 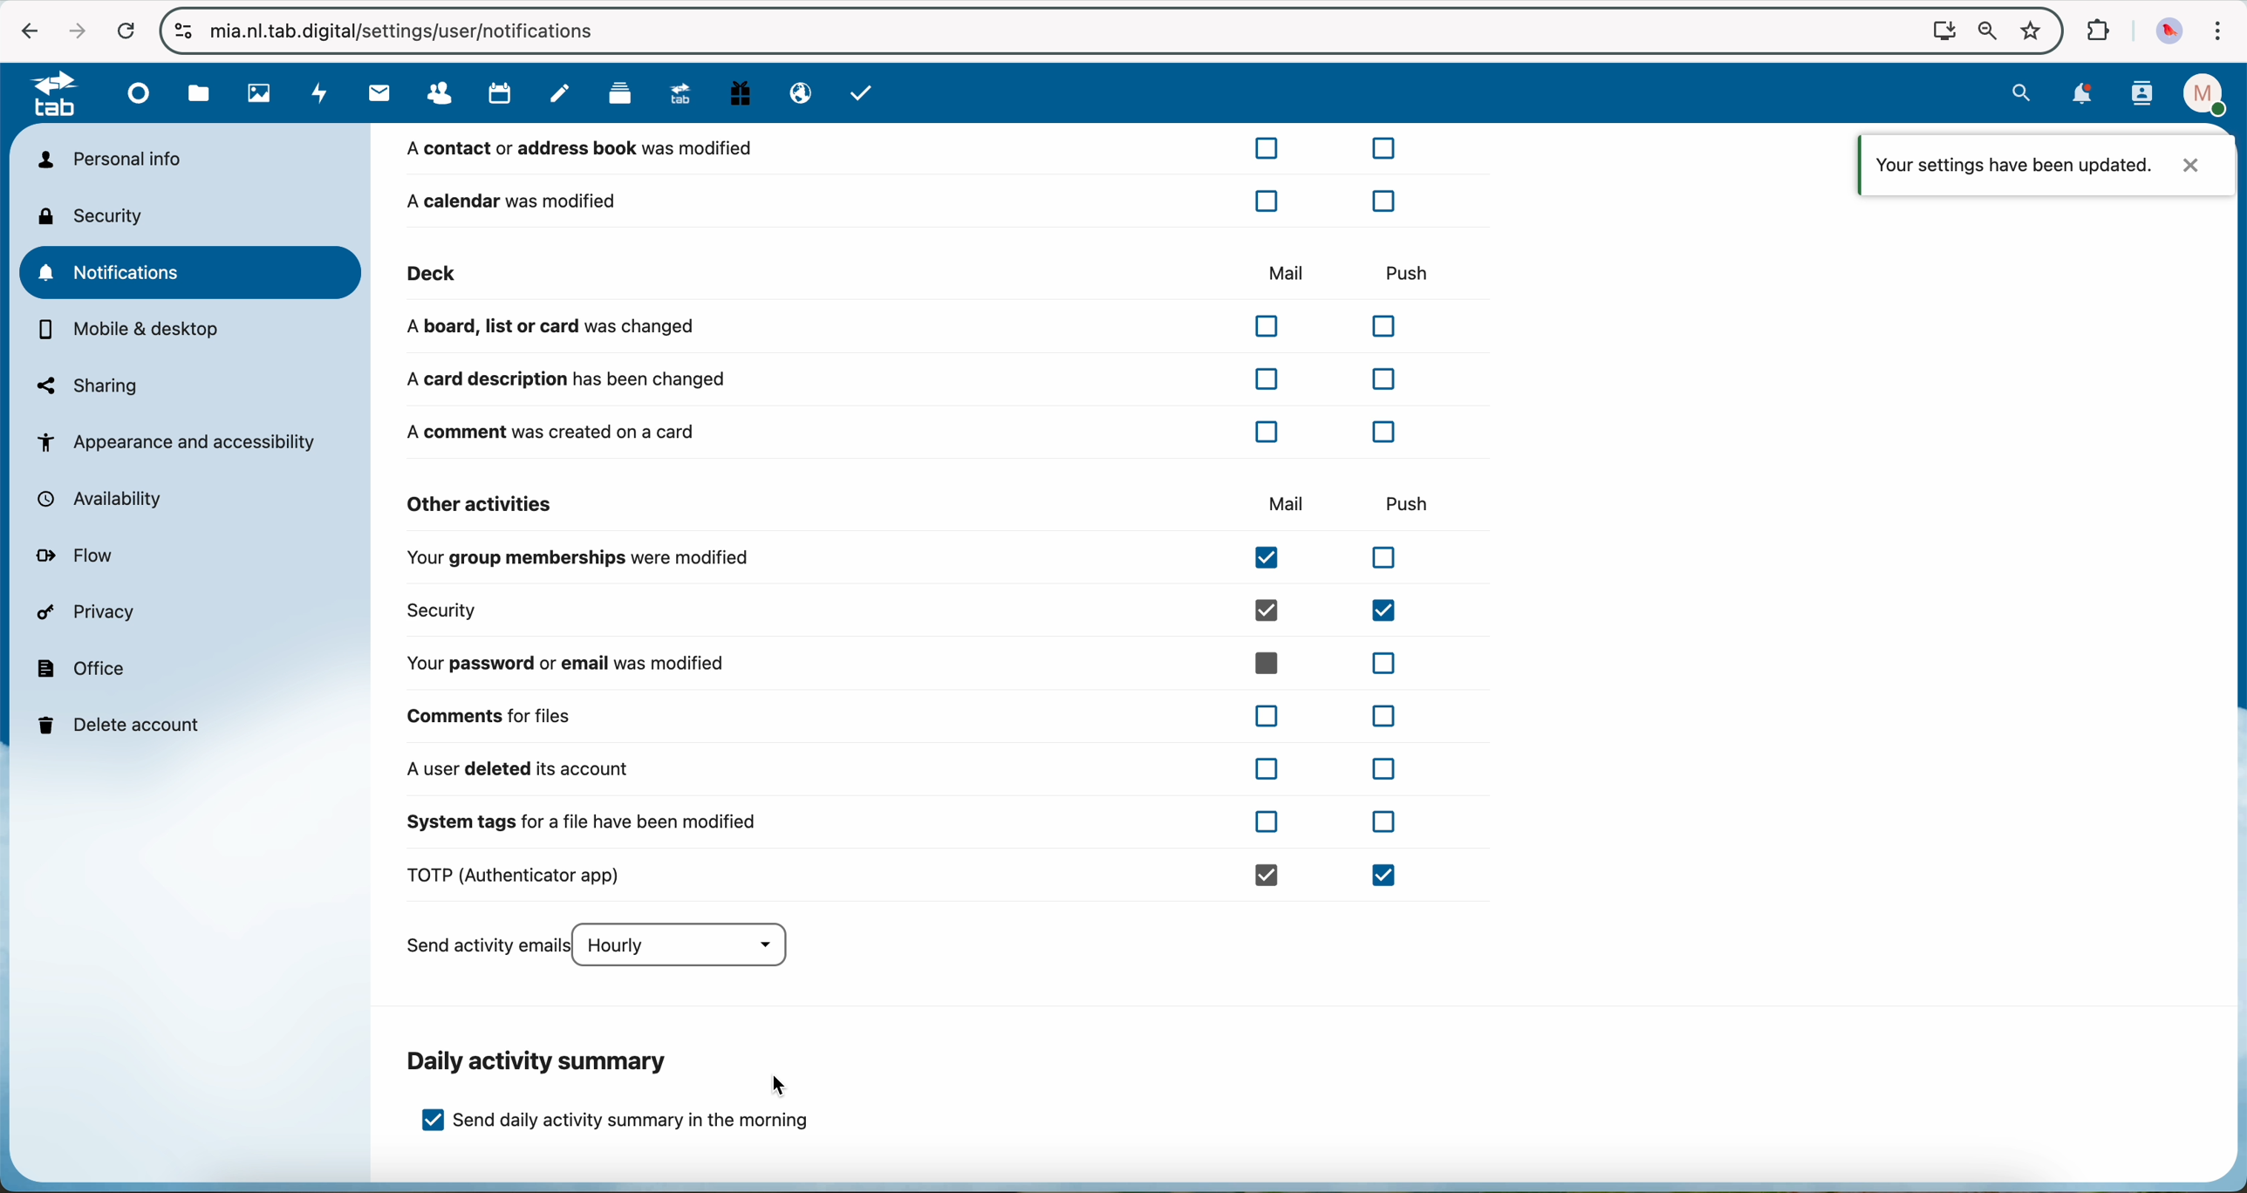 I want to click on sharing, so click(x=88, y=385).